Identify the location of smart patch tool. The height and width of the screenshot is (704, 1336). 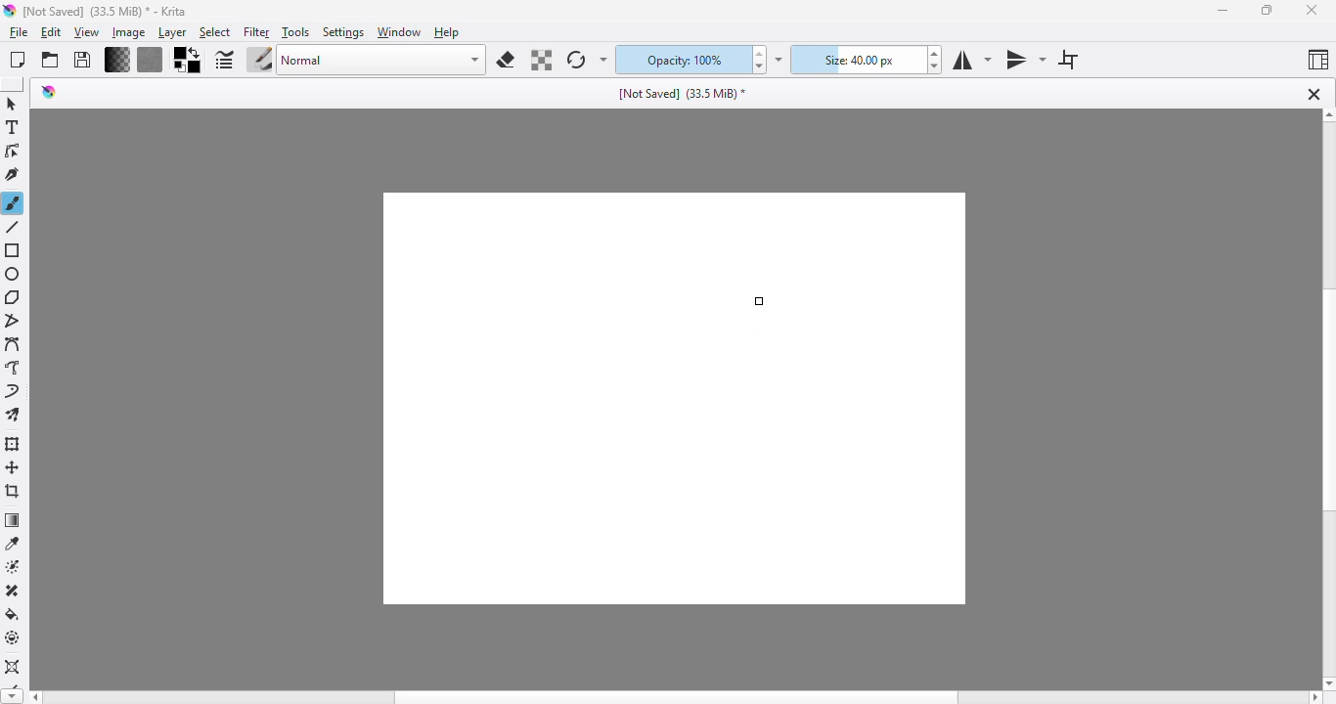
(14, 592).